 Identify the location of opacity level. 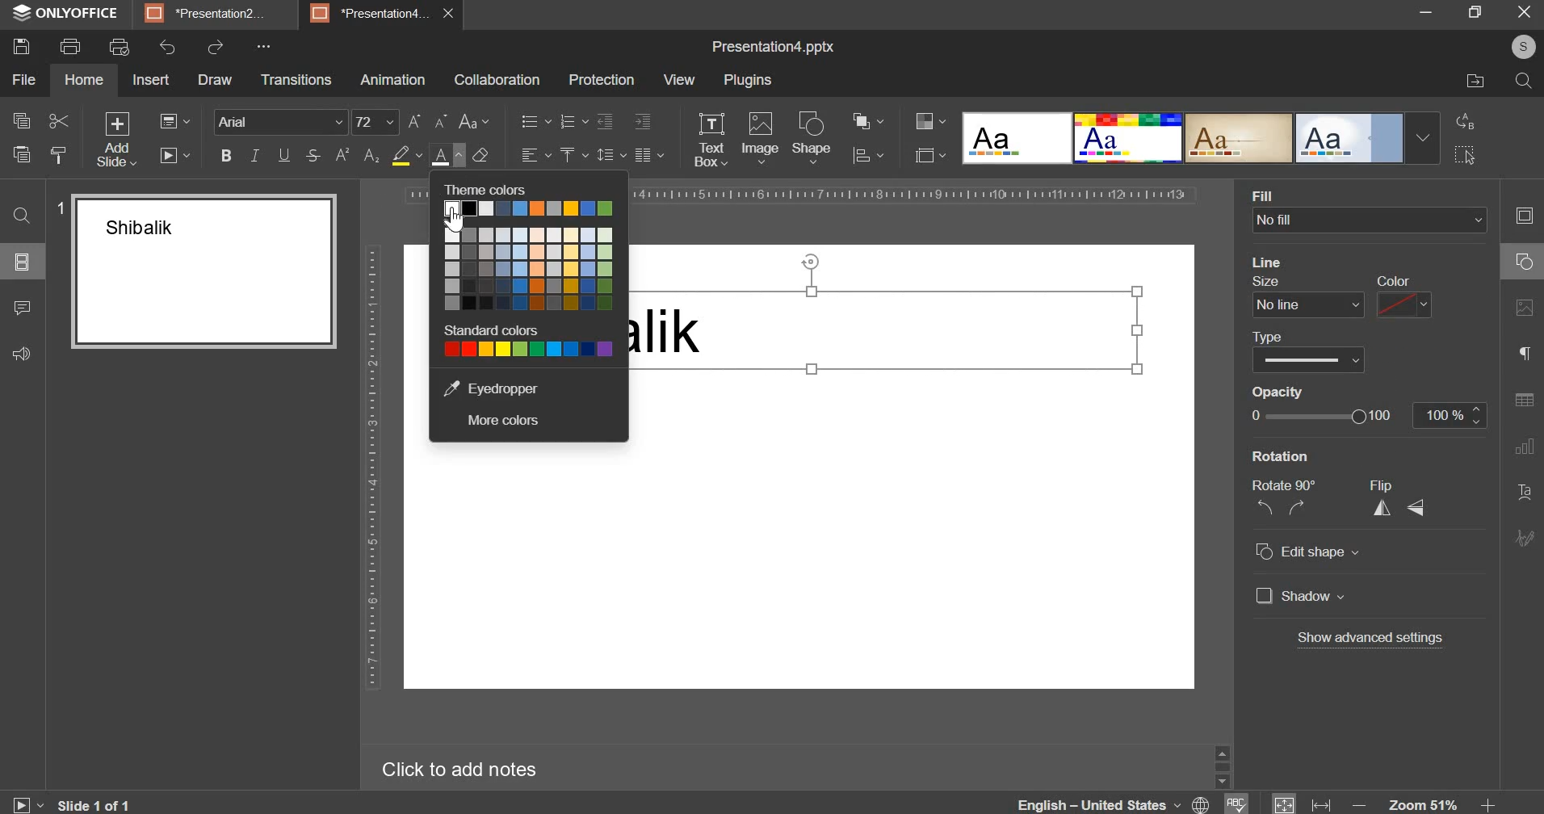
(1451, 416).